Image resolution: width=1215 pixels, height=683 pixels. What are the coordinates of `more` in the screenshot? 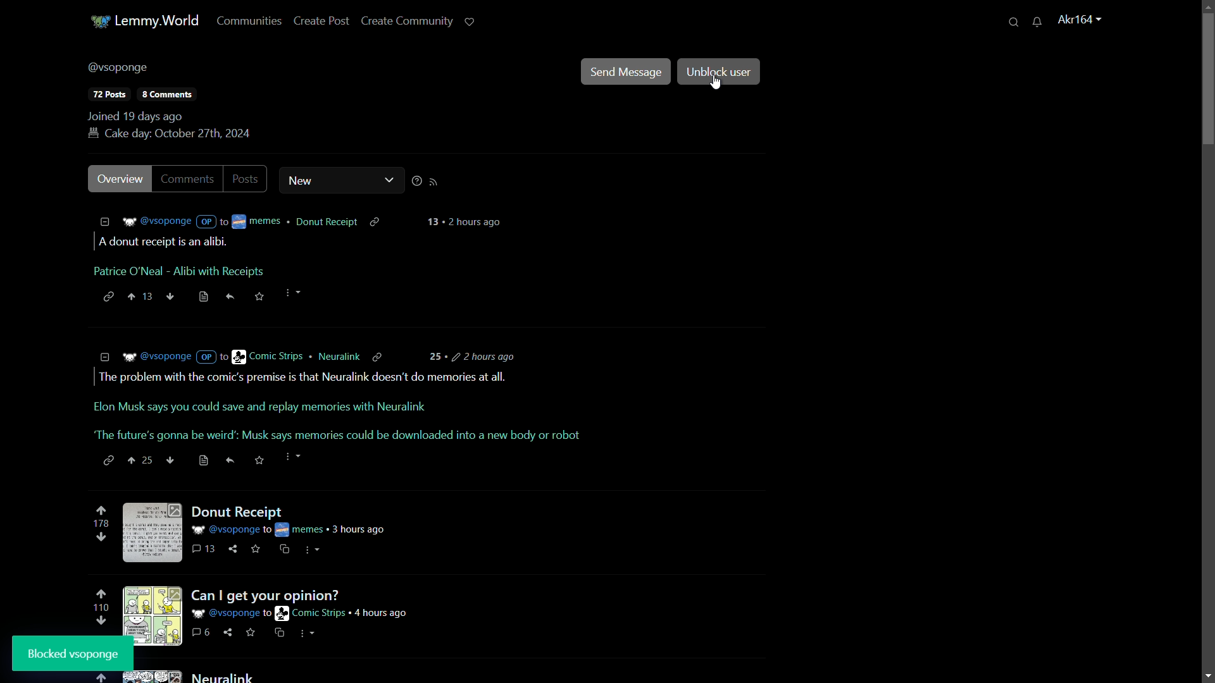 It's located at (313, 552).